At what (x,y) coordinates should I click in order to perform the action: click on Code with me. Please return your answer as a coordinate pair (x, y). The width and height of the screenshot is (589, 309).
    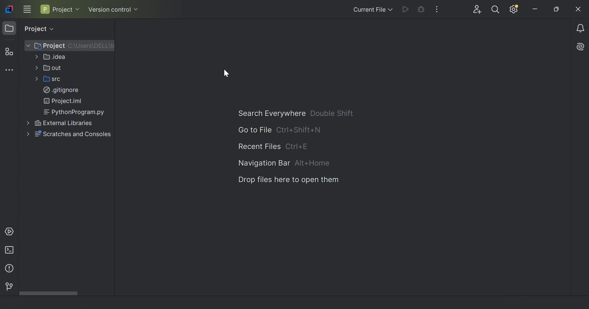
    Looking at the image, I should click on (475, 10).